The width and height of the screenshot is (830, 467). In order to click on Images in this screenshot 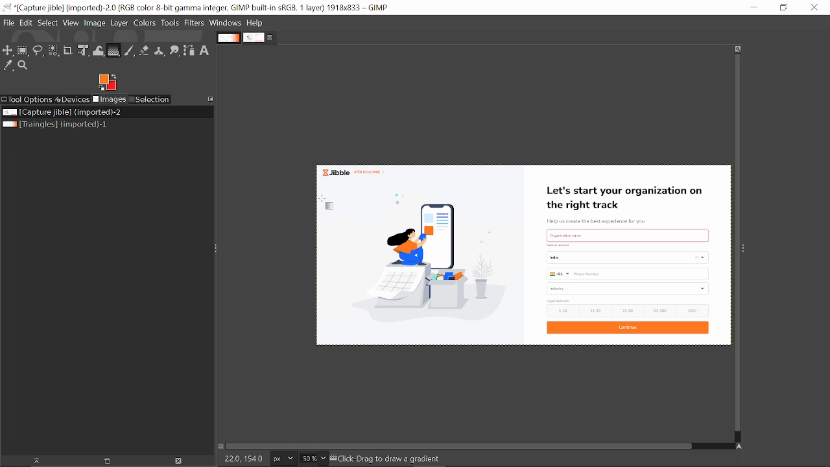, I will do `click(110, 99)`.